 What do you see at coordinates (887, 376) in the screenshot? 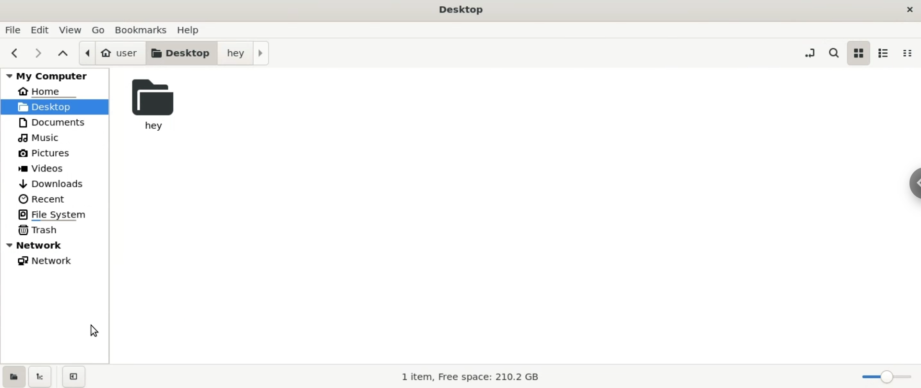
I see `zoom` at bounding box center [887, 376].